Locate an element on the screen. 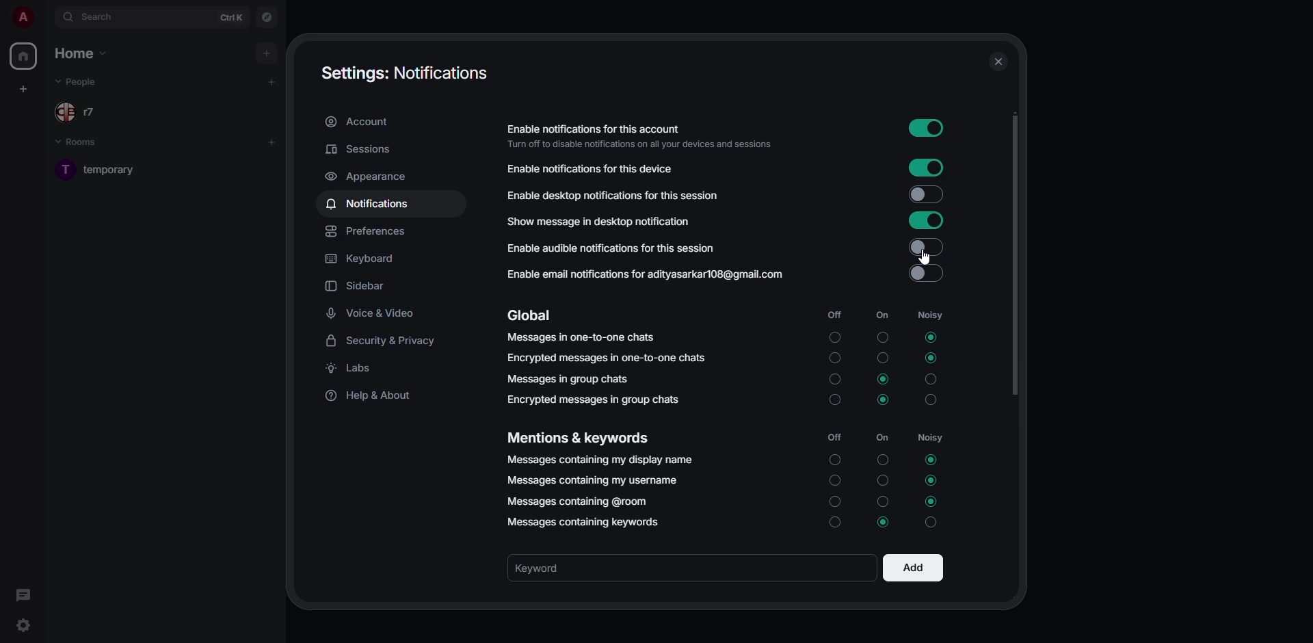  navigator is located at coordinates (267, 18).